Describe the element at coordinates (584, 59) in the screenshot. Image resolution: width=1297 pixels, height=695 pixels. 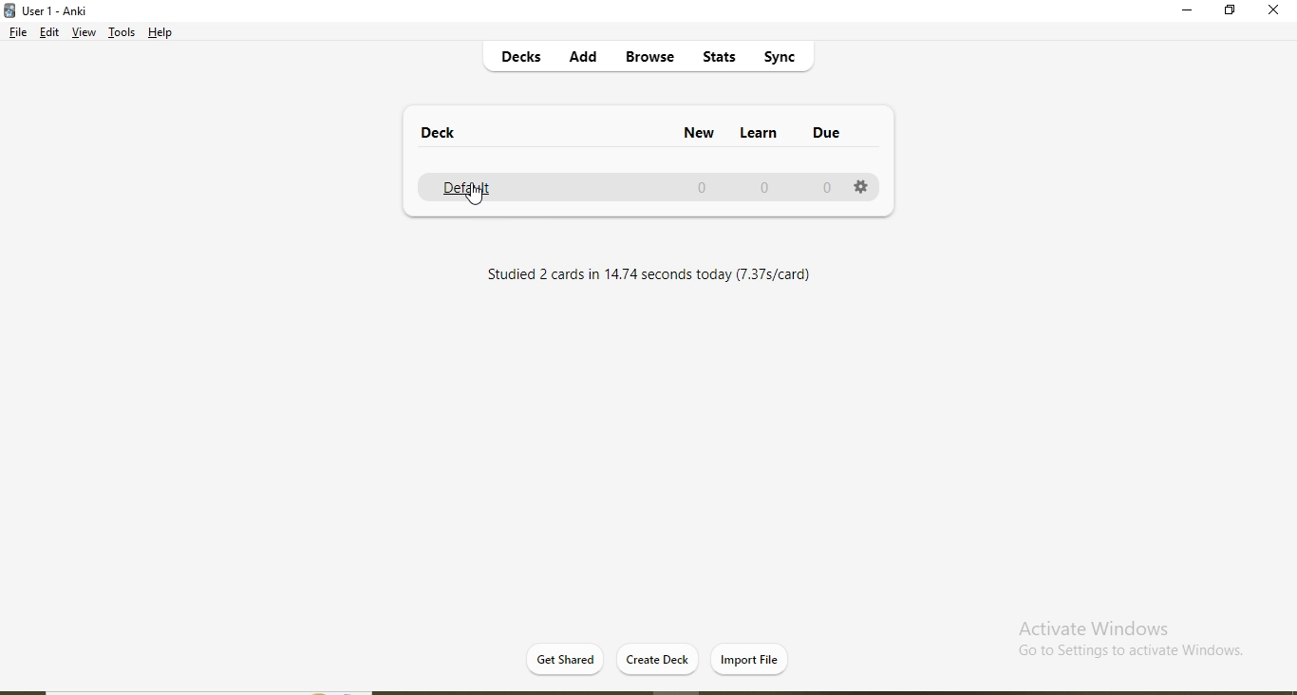
I see `add` at that location.